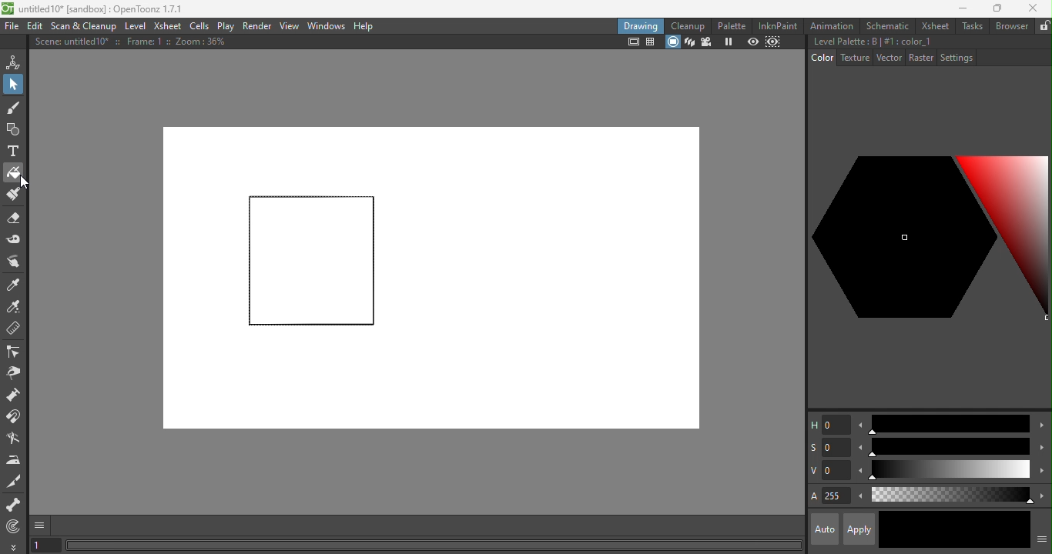 The image size is (1052, 554). What do you see at coordinates (136, 44) in the screenshot?
I see `Scene details` at bounding box center [136, 44].